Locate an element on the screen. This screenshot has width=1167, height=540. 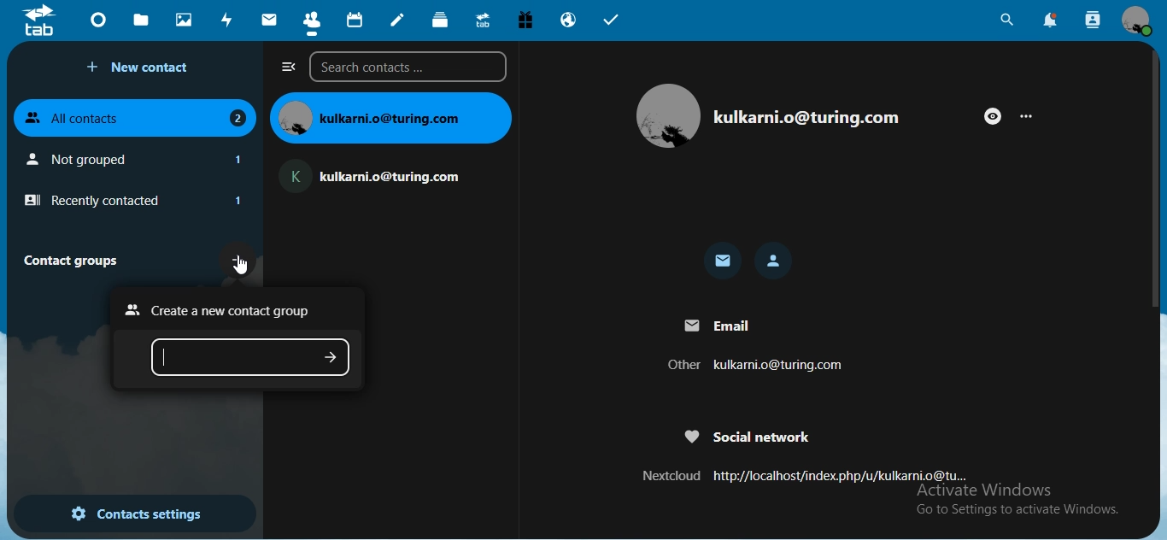
profile picture is located at coordinates (668, 117).